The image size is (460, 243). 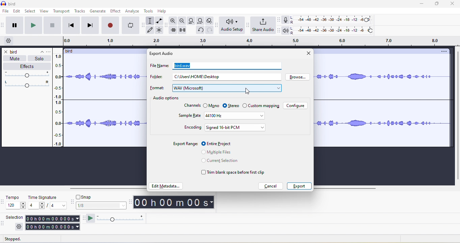 I want to click on export, so click(x=299, y=186).